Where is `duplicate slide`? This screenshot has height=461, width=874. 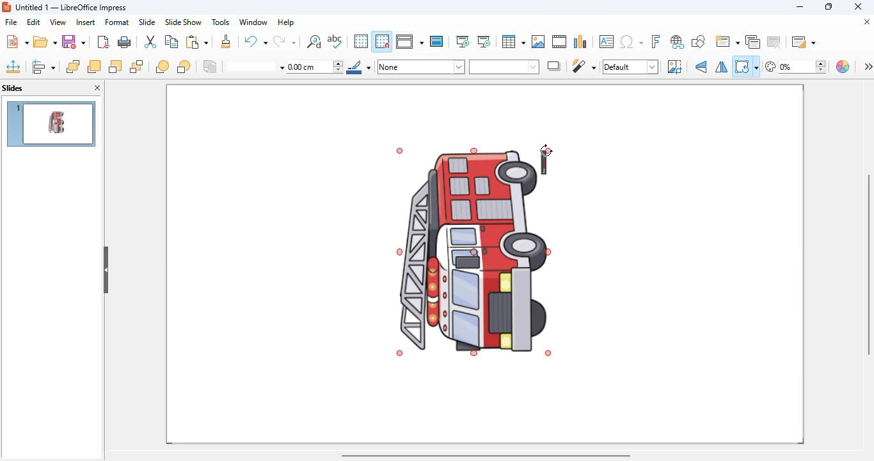 duplicate slide is located at coordinates (753, 42).